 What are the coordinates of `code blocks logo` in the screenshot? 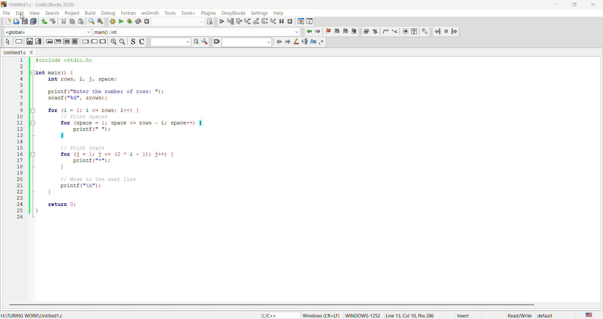 It's located at (4, 5).